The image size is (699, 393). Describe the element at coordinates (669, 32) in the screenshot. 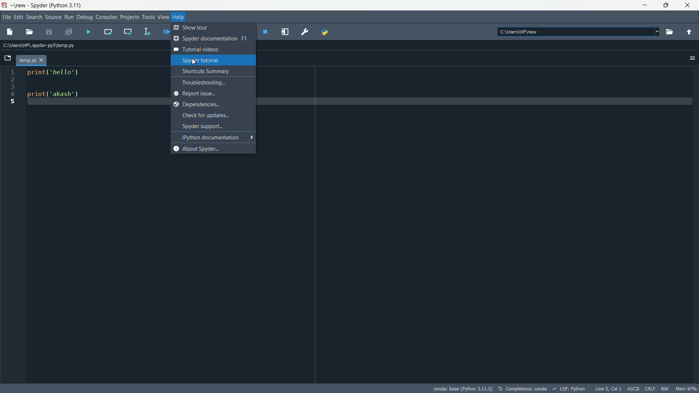

I see `browse a working directory` at that location.